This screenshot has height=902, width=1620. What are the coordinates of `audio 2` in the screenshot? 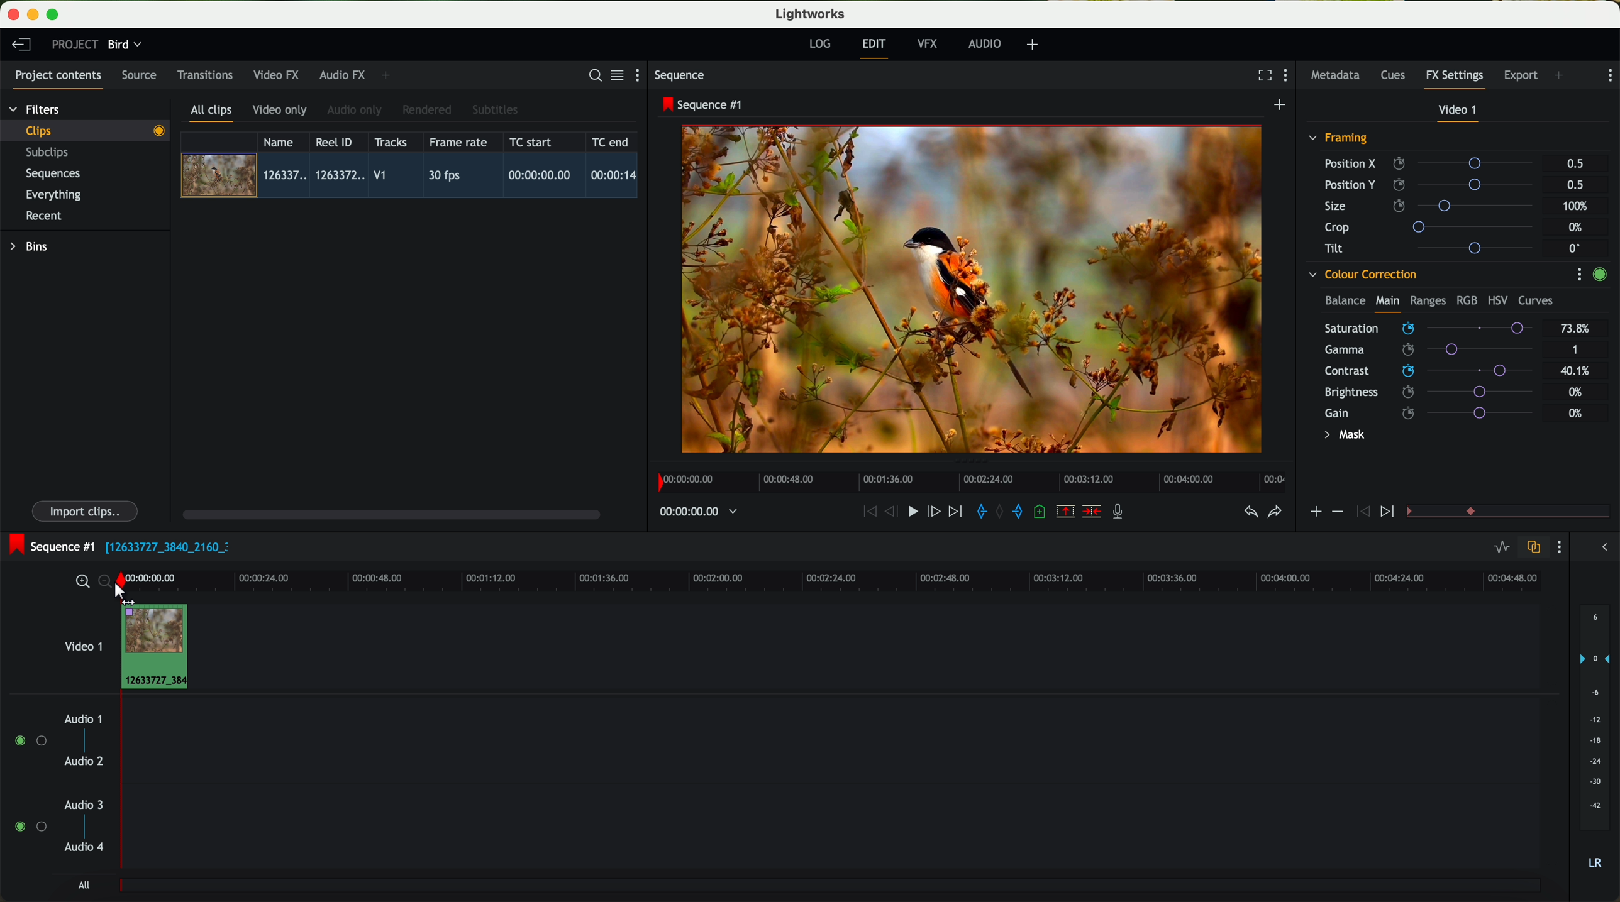 It's located at (85, 762).